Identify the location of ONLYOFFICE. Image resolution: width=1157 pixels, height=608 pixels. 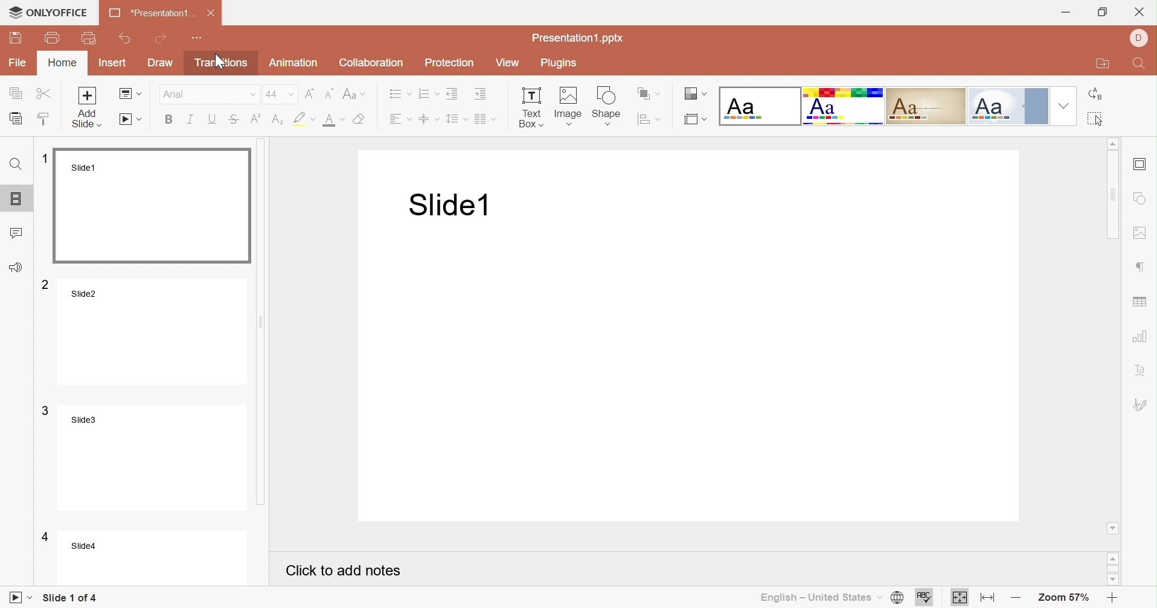
(46, 10).